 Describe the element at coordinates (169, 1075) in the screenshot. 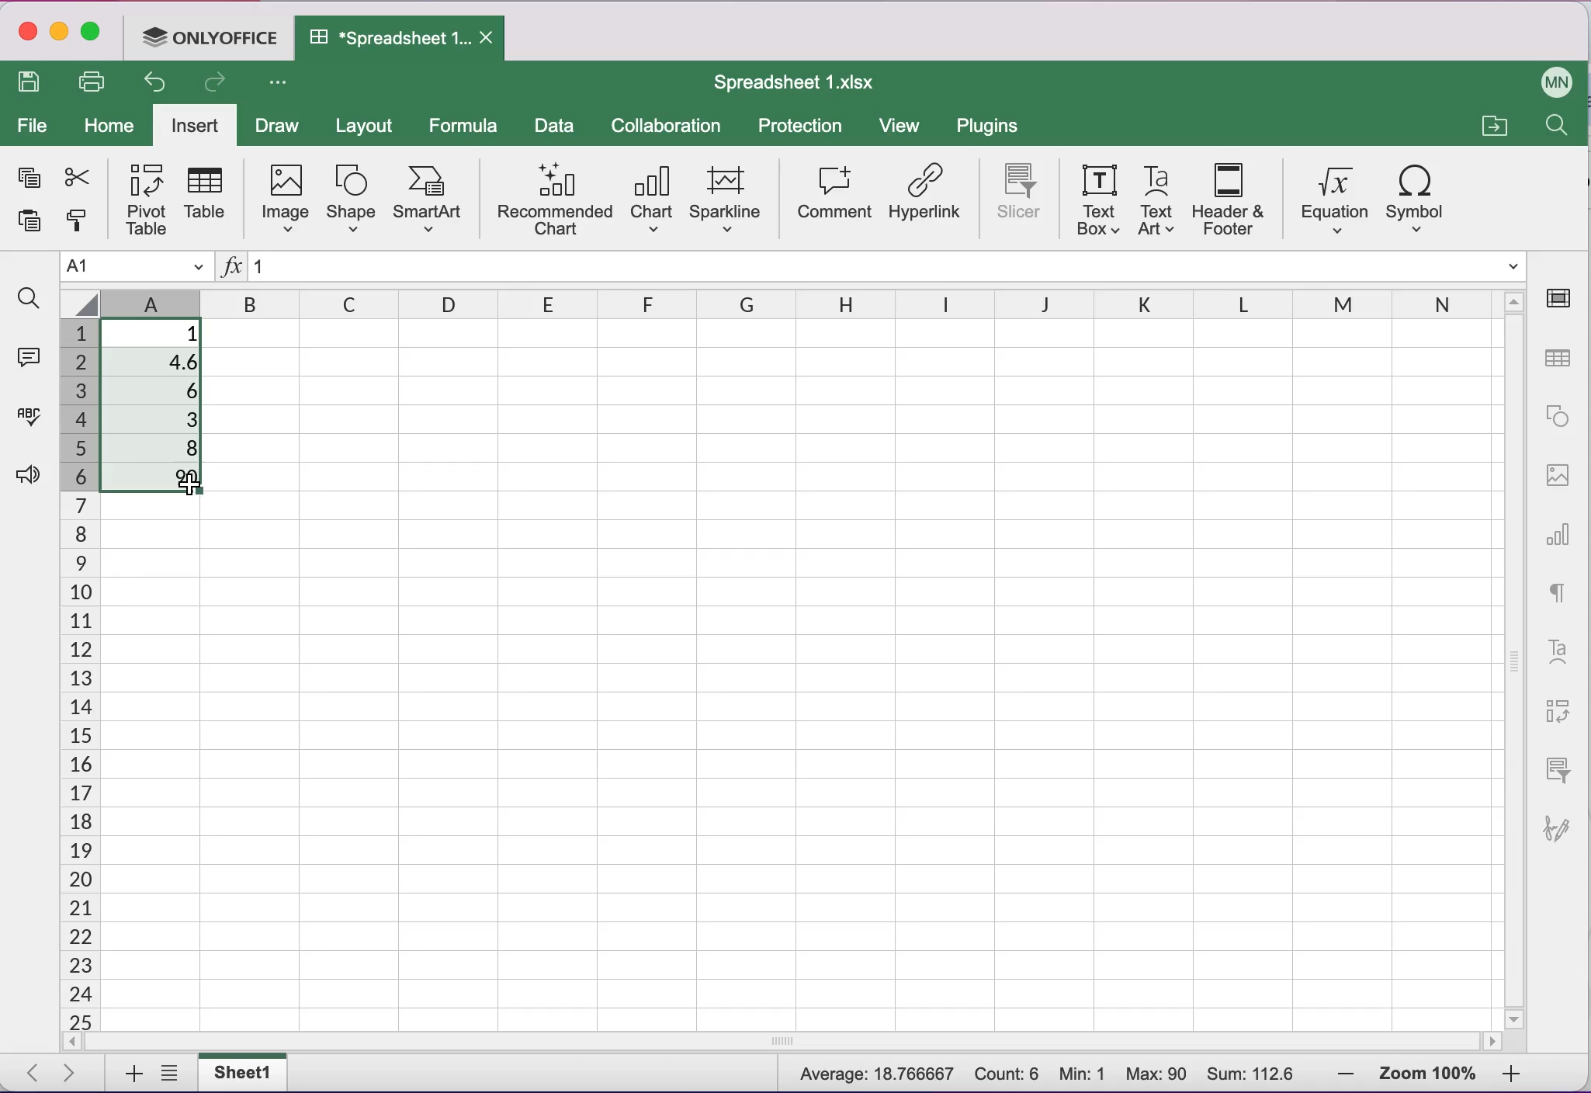

I see `list of sheets` at that location.